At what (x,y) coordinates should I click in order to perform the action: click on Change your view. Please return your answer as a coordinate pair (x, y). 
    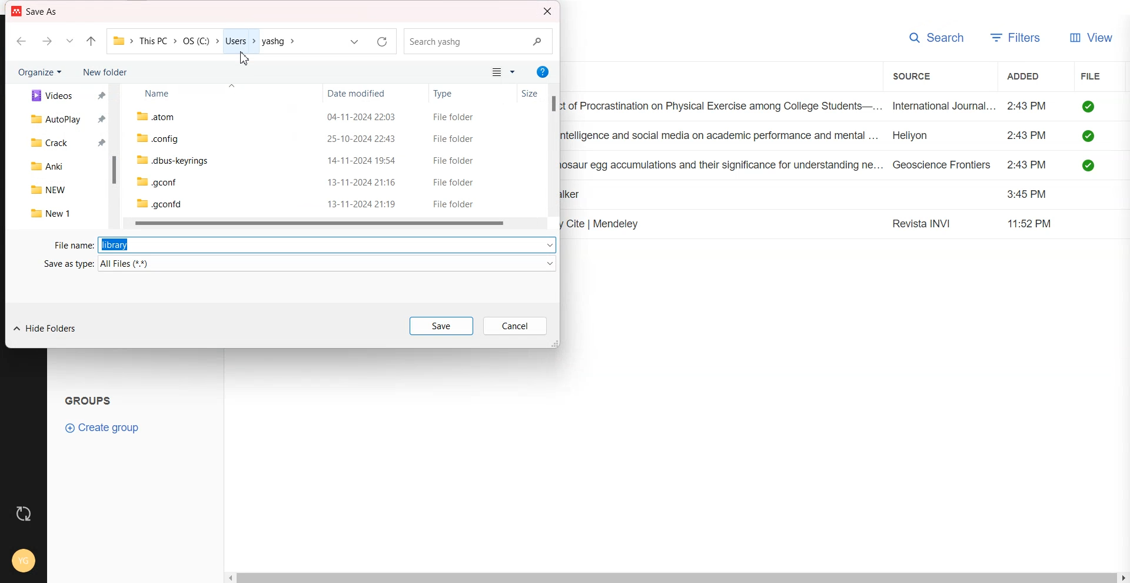
    Looking at the image, I should click on (504, 72).